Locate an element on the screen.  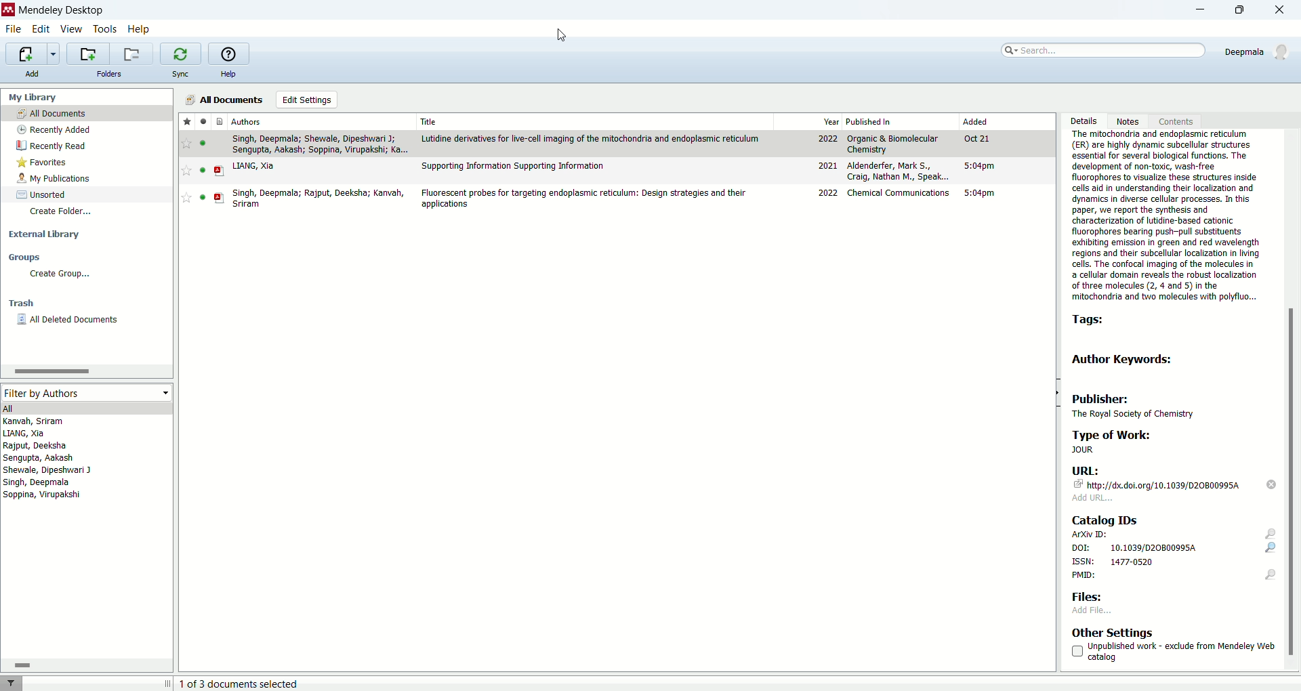
toggle expand/contract is located at coordinates (168, 683).